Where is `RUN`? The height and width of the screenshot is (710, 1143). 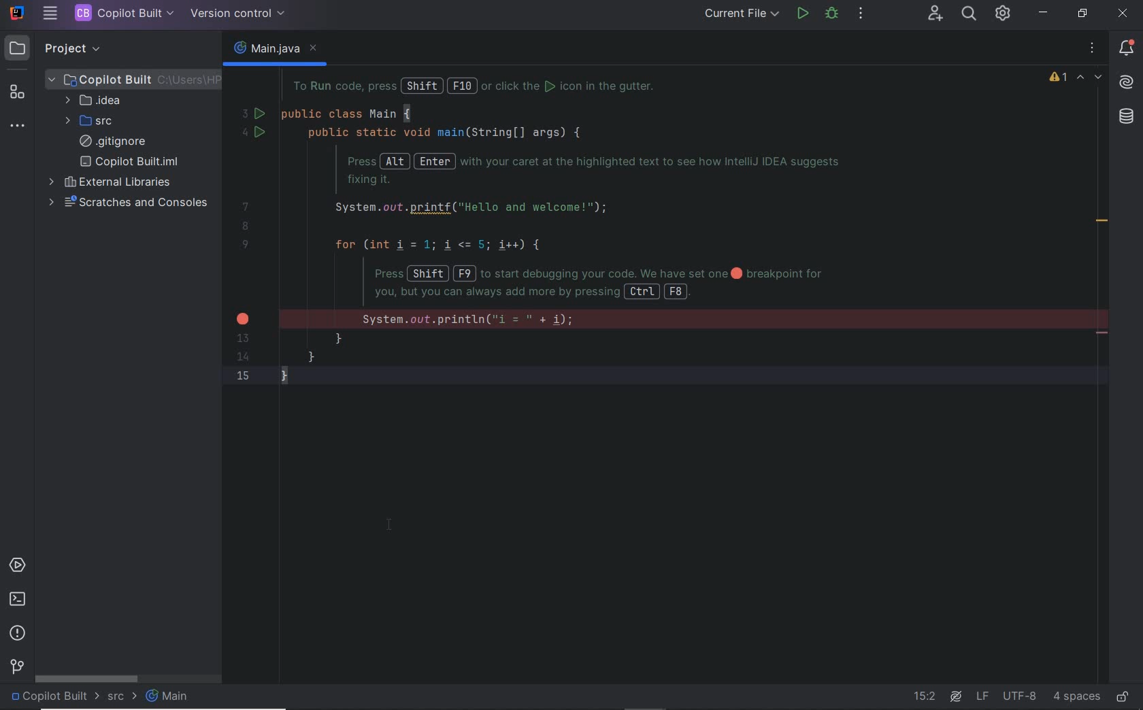 RUN is located at coordinates (801, 14).